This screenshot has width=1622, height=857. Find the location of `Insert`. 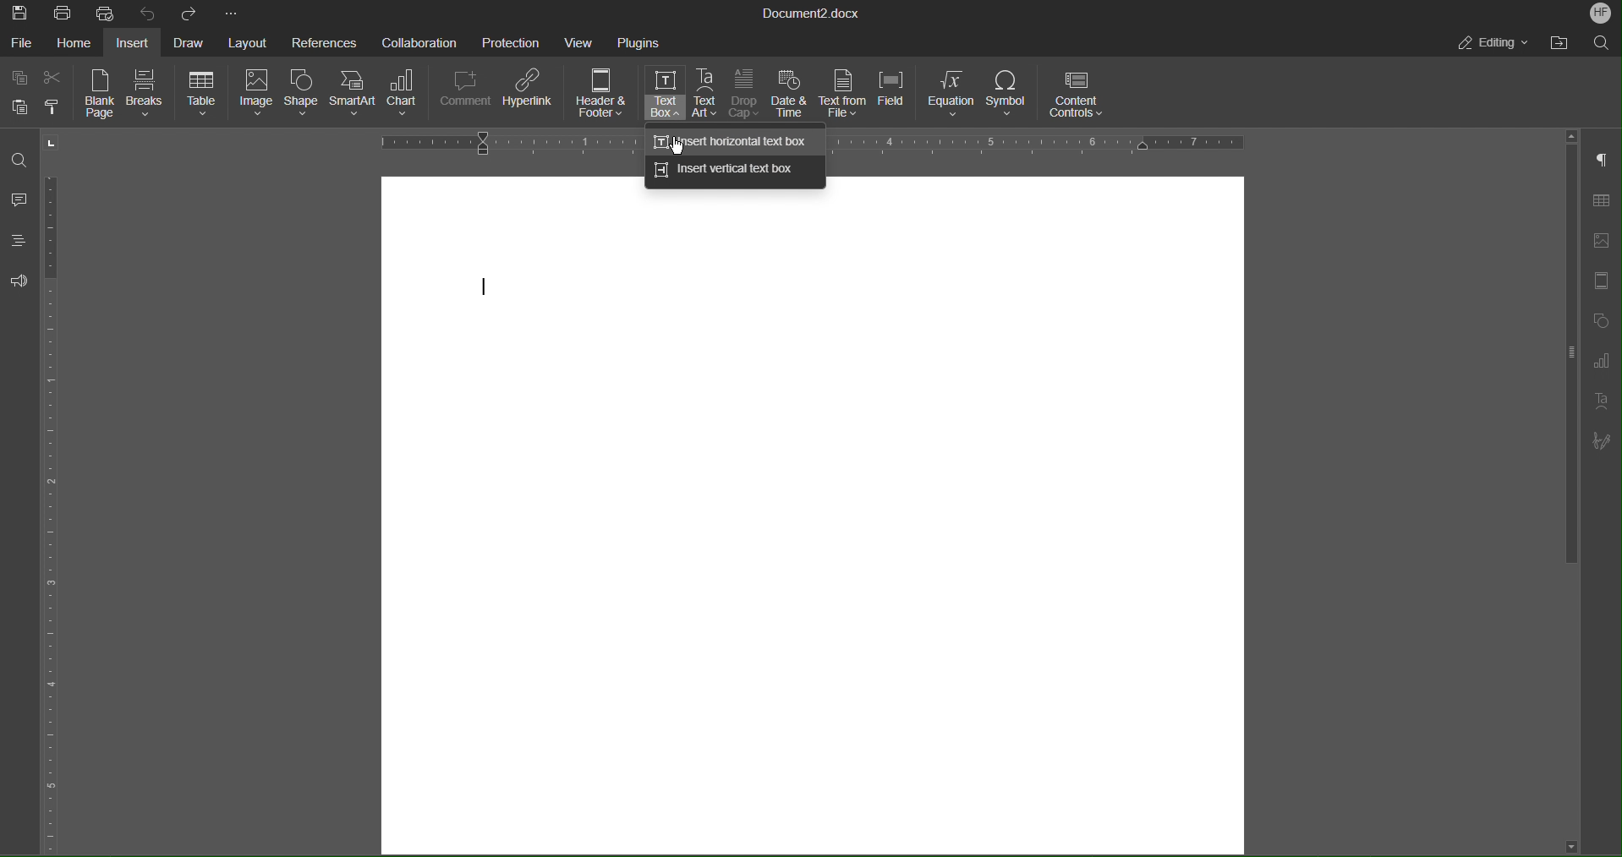

Insert is located at coordinates (134, 41).